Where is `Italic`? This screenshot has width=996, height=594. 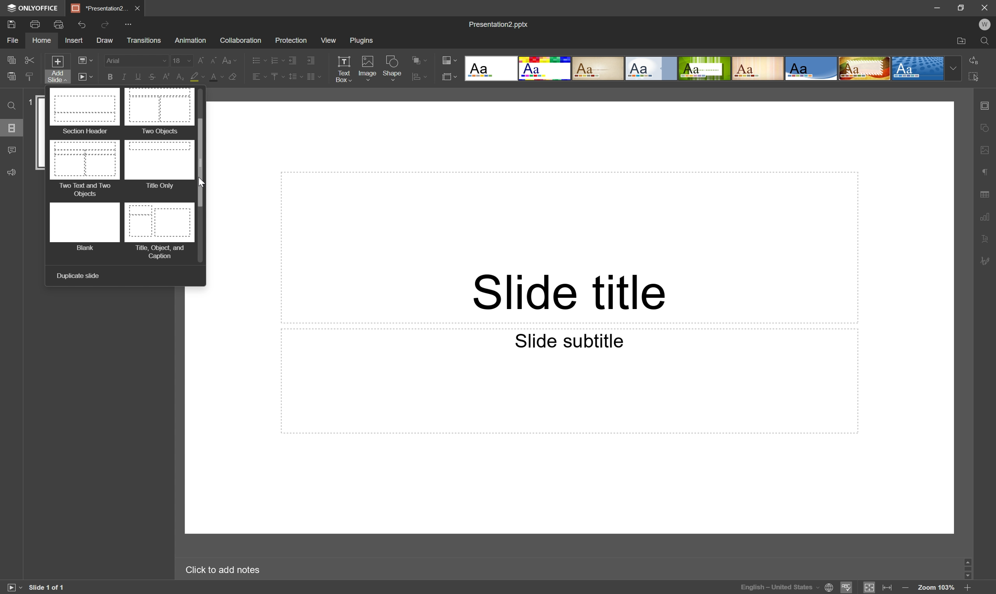
Italic is located at coordinates (123, 78).